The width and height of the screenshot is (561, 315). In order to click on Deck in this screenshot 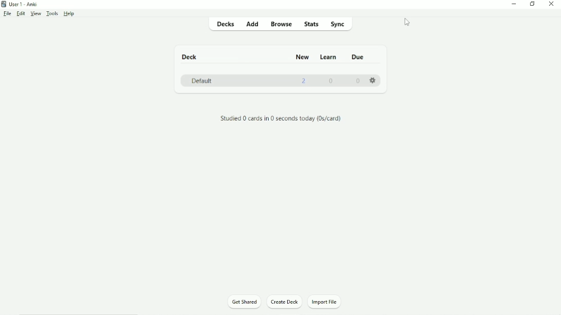, I will do `click(191, 57)`.